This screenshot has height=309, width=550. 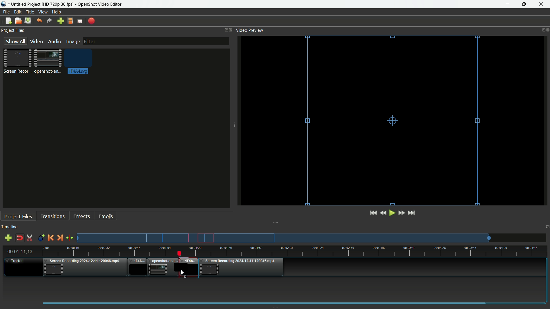 What do you see at coordinates (106, 216) in the screenshot?
I see `Emojis` at bounding box center [106, 216].